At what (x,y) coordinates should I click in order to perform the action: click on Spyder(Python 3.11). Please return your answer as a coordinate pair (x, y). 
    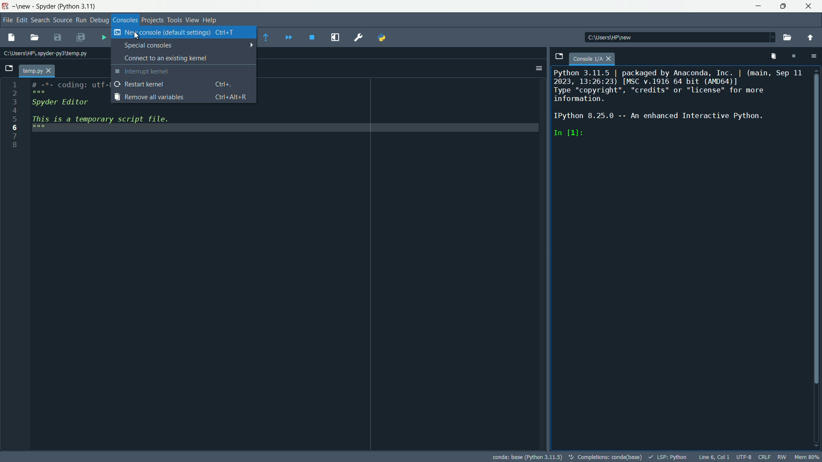
    Looking at the image, I should click on (68, 6).